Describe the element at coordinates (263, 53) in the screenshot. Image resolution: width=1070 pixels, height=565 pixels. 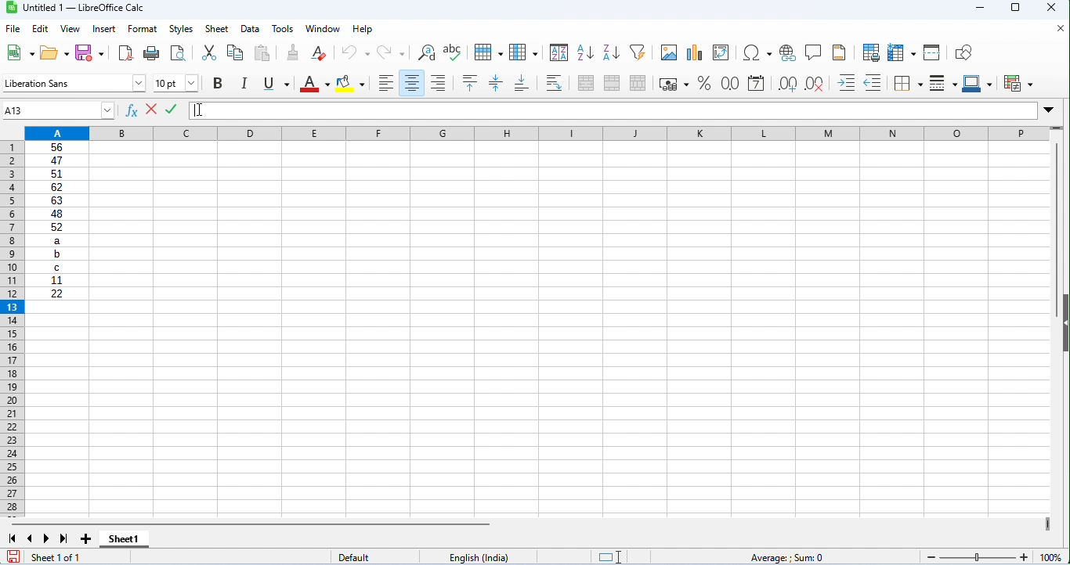
I see `paste` at that location.